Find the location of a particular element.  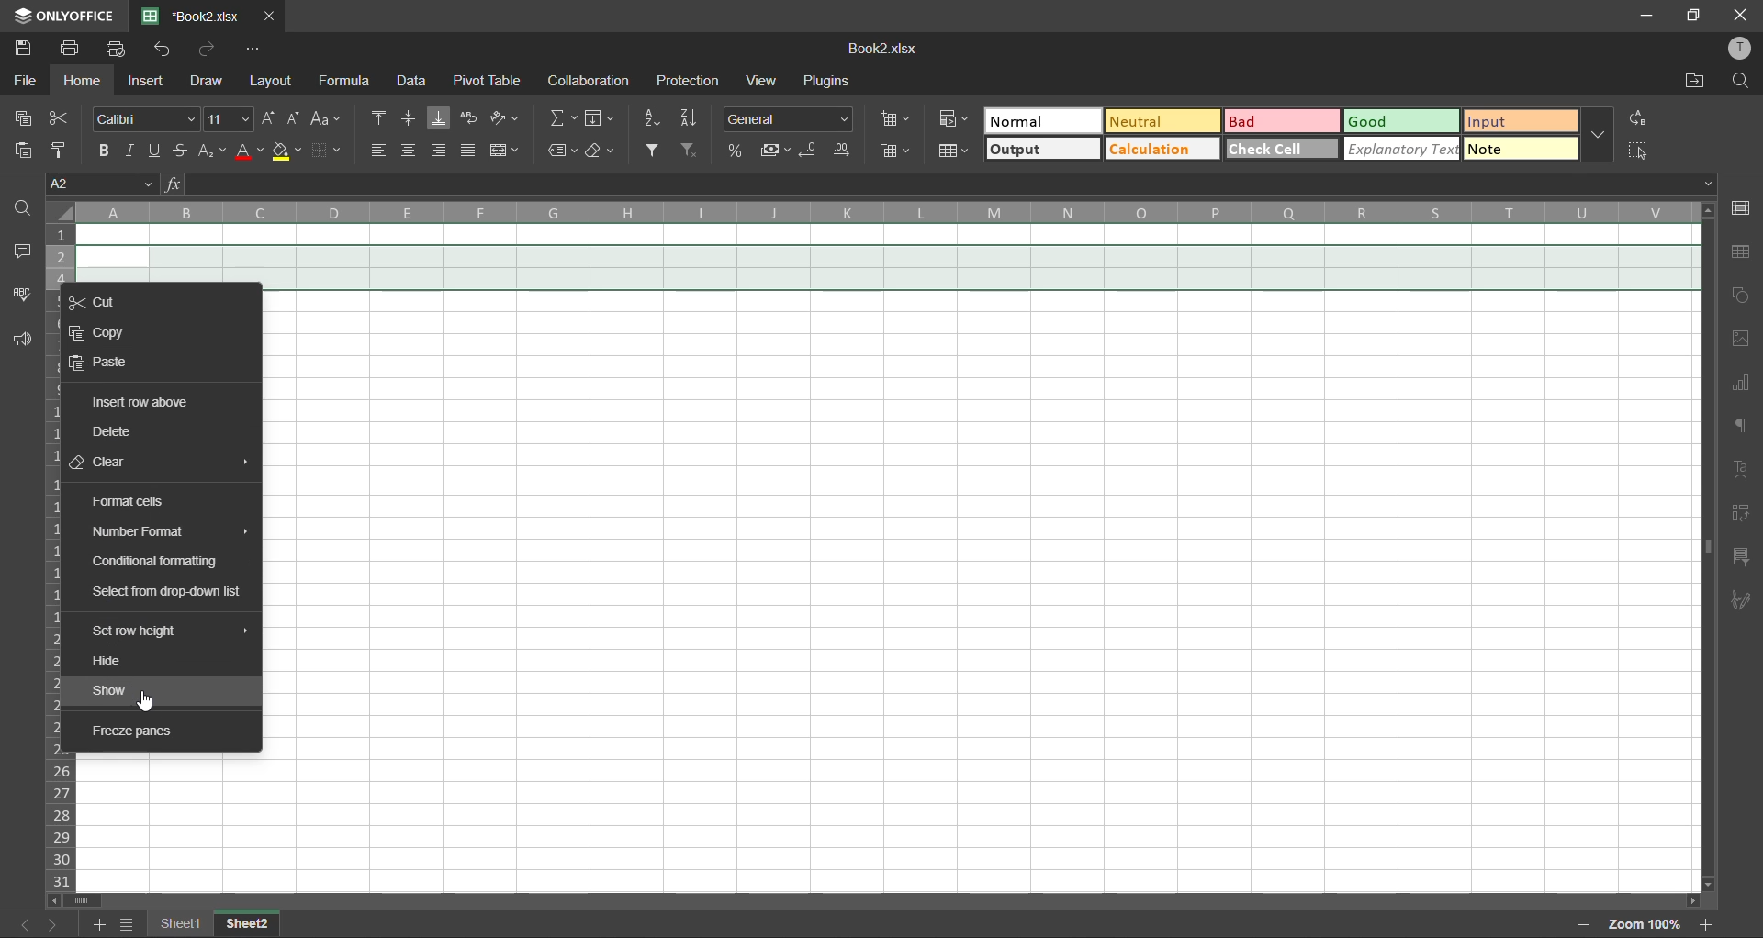

copy is located at coordinates (26, 116).